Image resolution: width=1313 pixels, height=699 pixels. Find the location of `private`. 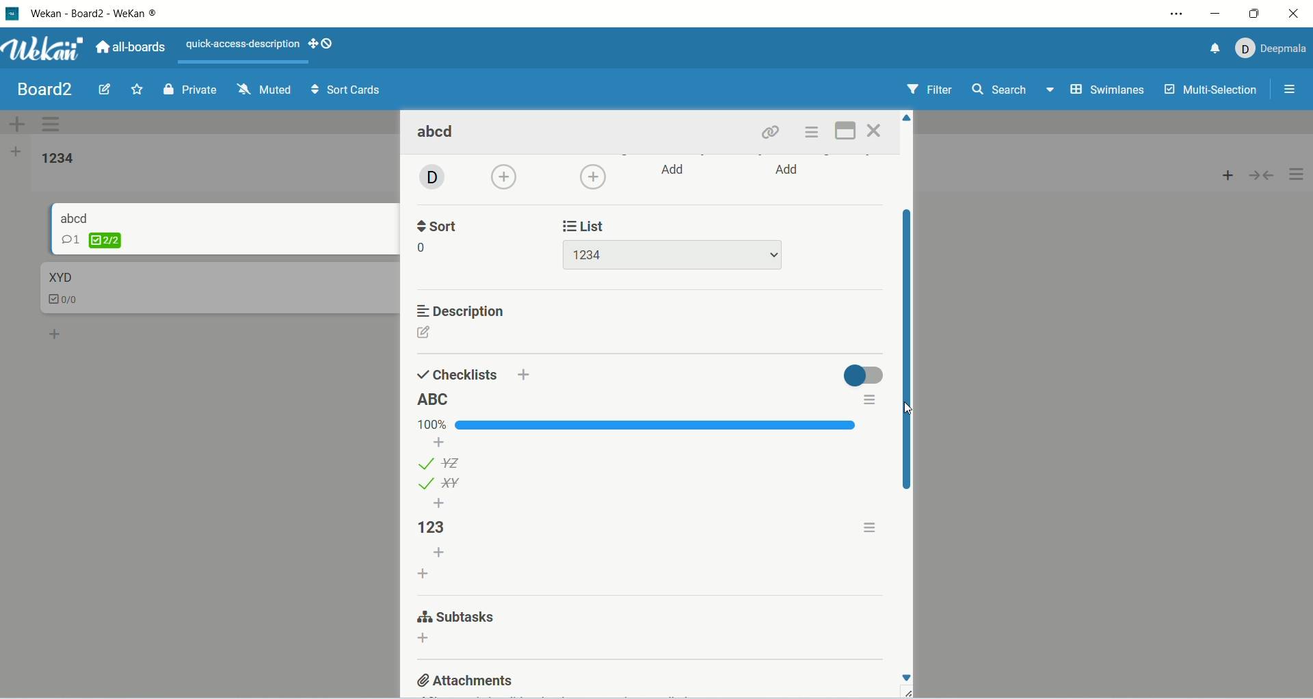

private is located at coordinates (187, 92).